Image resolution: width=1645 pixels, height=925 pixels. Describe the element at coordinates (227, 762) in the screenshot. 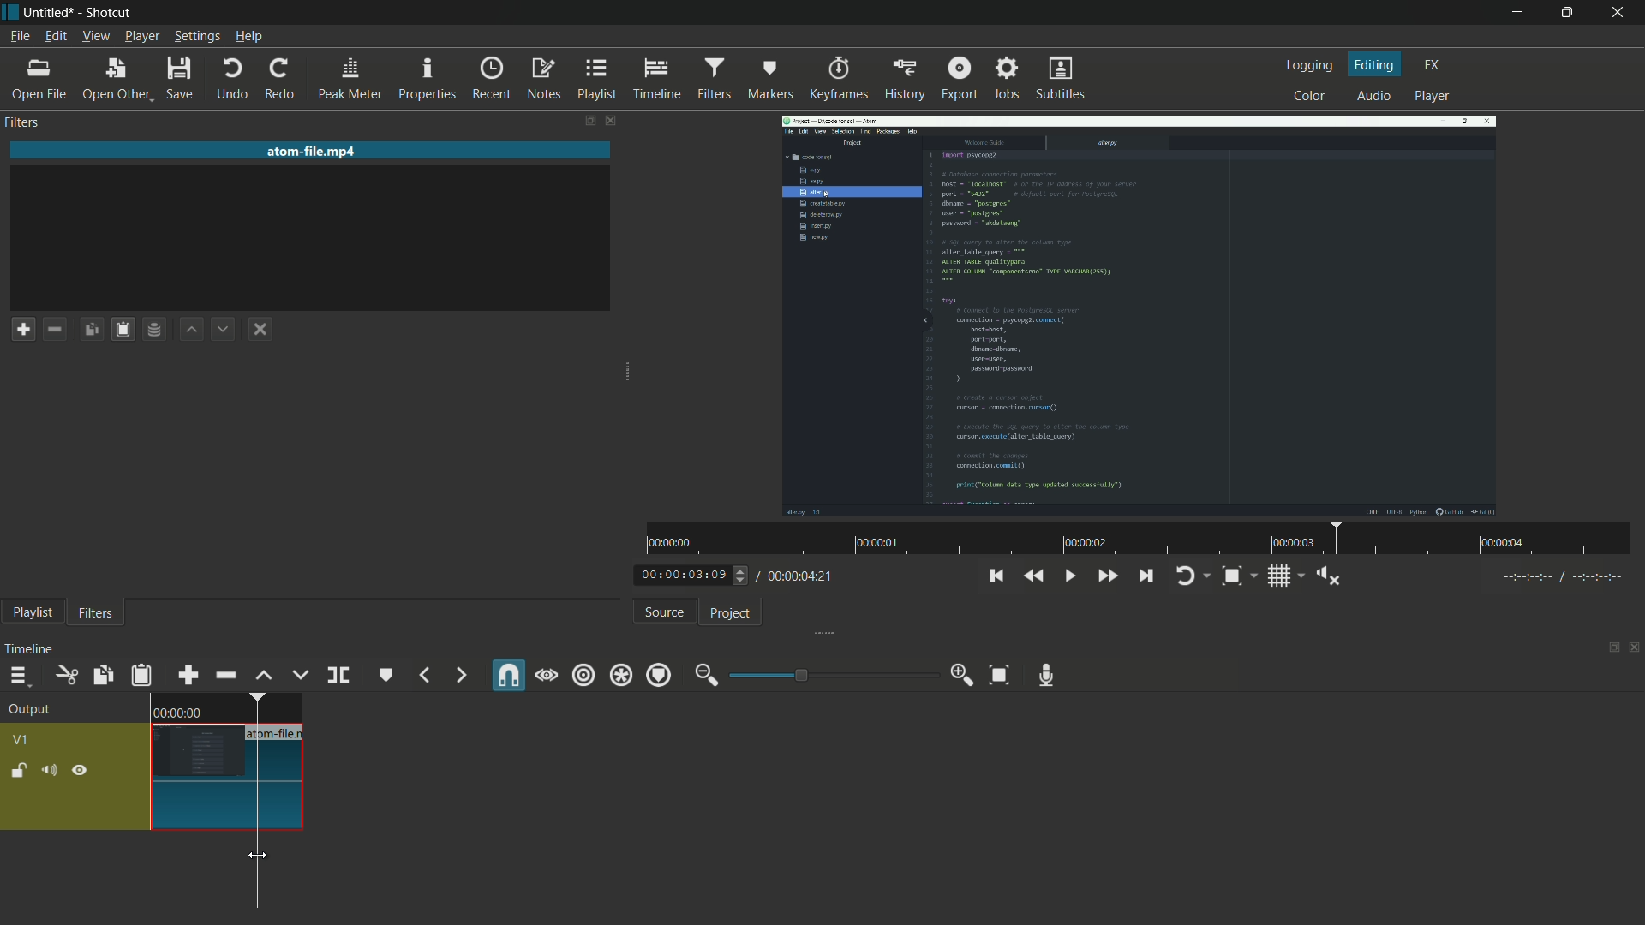

I see `video in timeline` at that location.